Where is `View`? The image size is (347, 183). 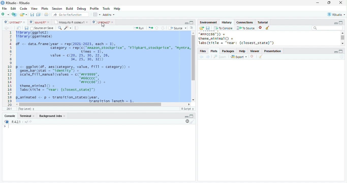 View is located at coordinates (34, 8).